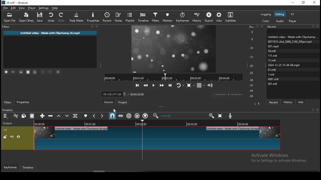  I want to click on zoom timeline to fit, so click(220, 116).